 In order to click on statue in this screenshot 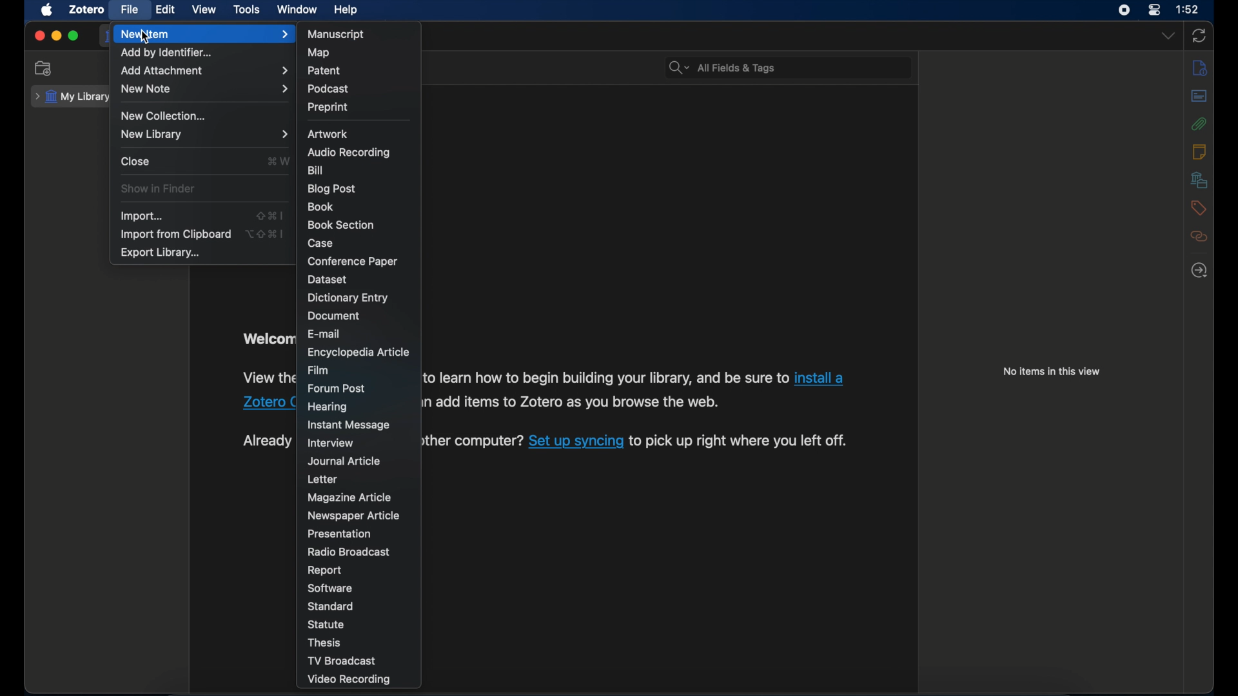, I will do `click(328, 624)`.